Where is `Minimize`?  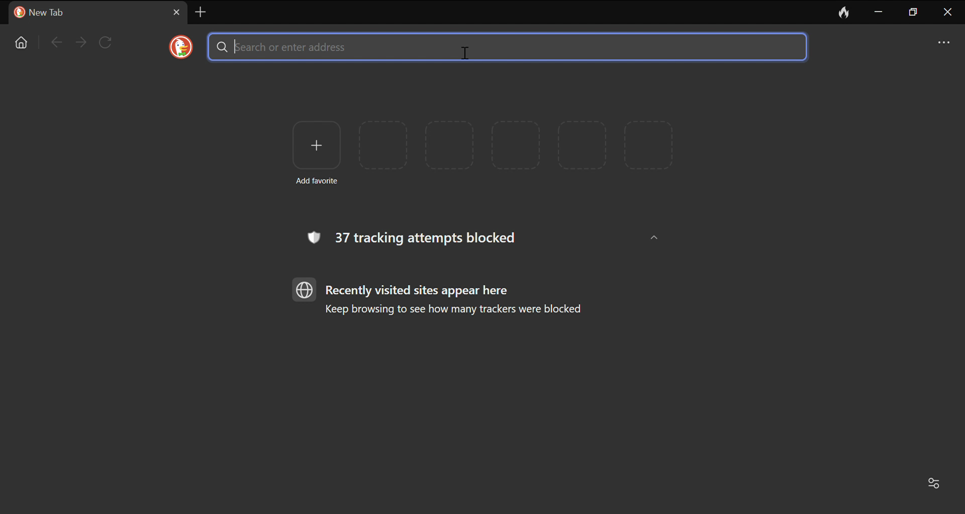
Minimize is located at coordinates (879, 11).